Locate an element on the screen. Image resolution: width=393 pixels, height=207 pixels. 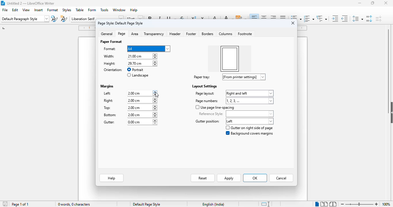
page style: default page style is located at coordinates (120, 23).